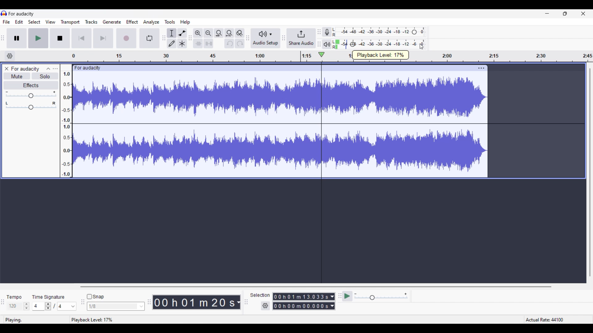 The width and height of the screenshot is (593, 333). What do you see at coordinates (17, 76) in the screenshot?
I see `Mute` at bounding box center [17, 76].